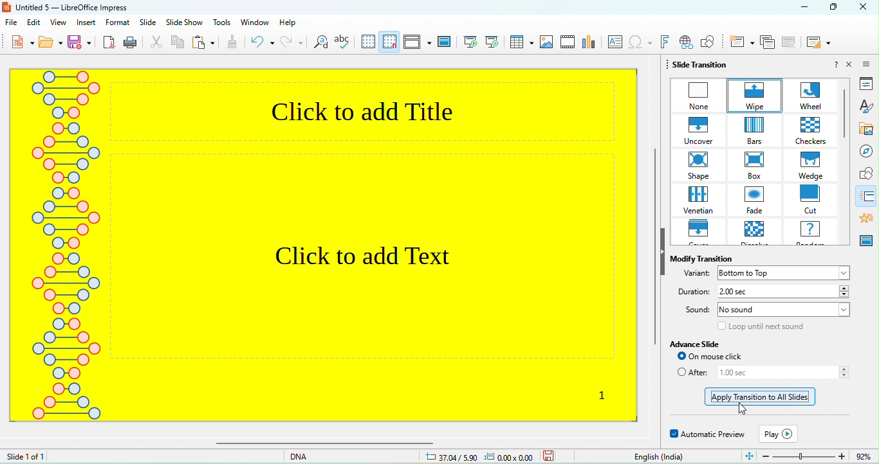 This screenshot has height=464, width=879. What do you see at coordinates (837, 6) in the screenshot?
I see `maximize` at bounding box center [837, 6].